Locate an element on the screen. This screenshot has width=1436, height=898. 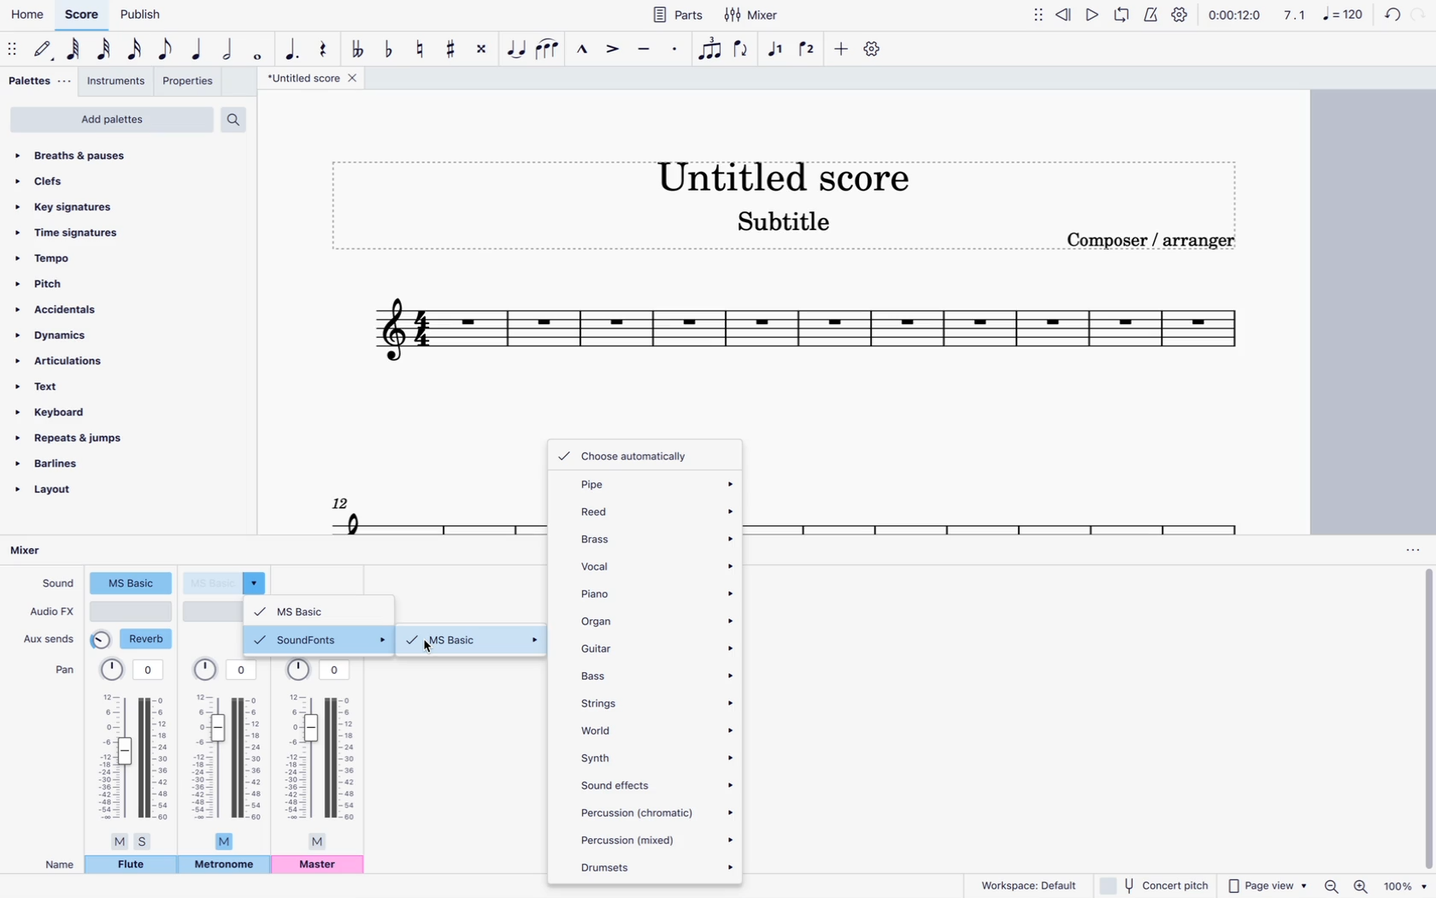
staccato is located at coordinates (674, 53).